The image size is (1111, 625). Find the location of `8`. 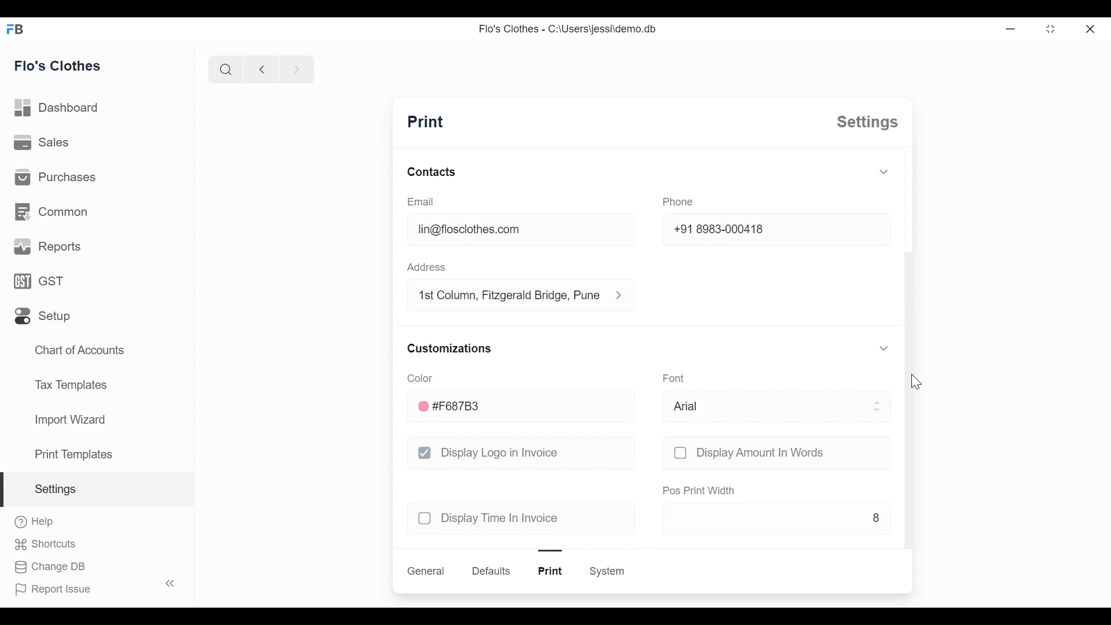

8 is located at coordinates (777, 517).